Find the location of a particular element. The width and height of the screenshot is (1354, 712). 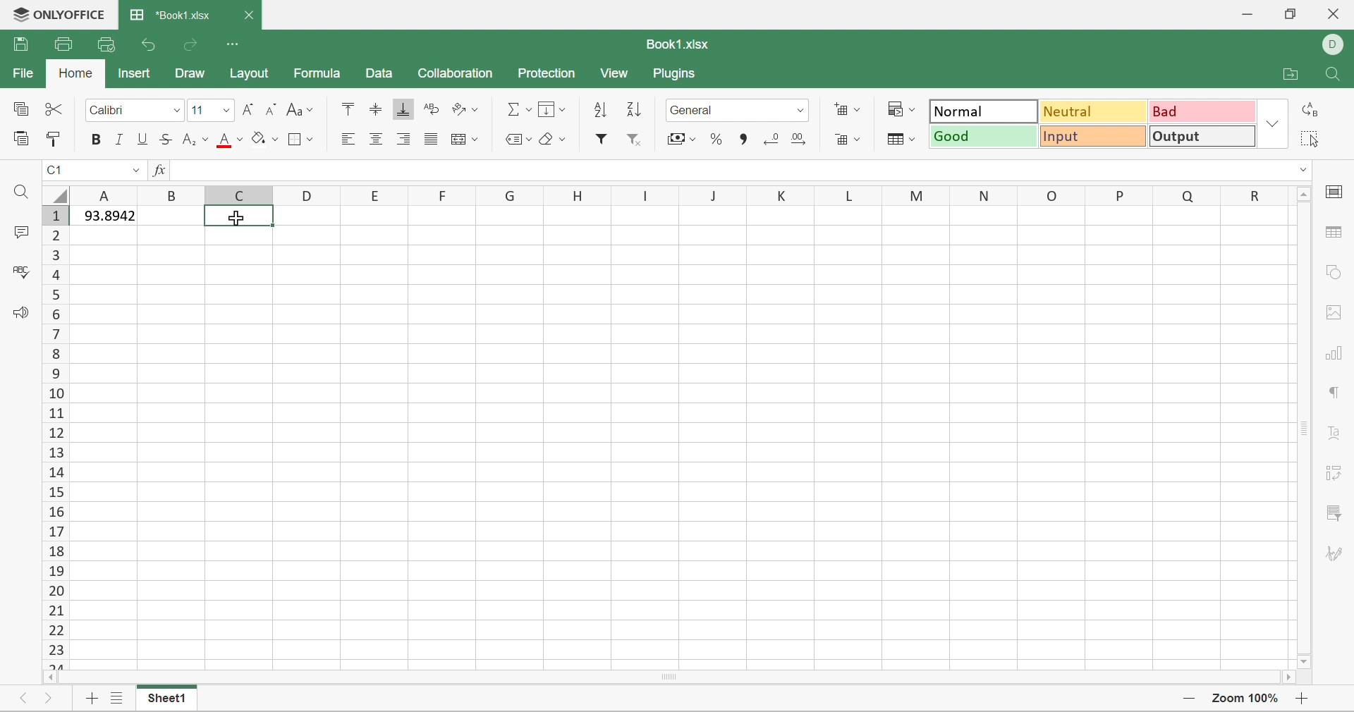

Check Spelling is located at coordinates (21, 274).